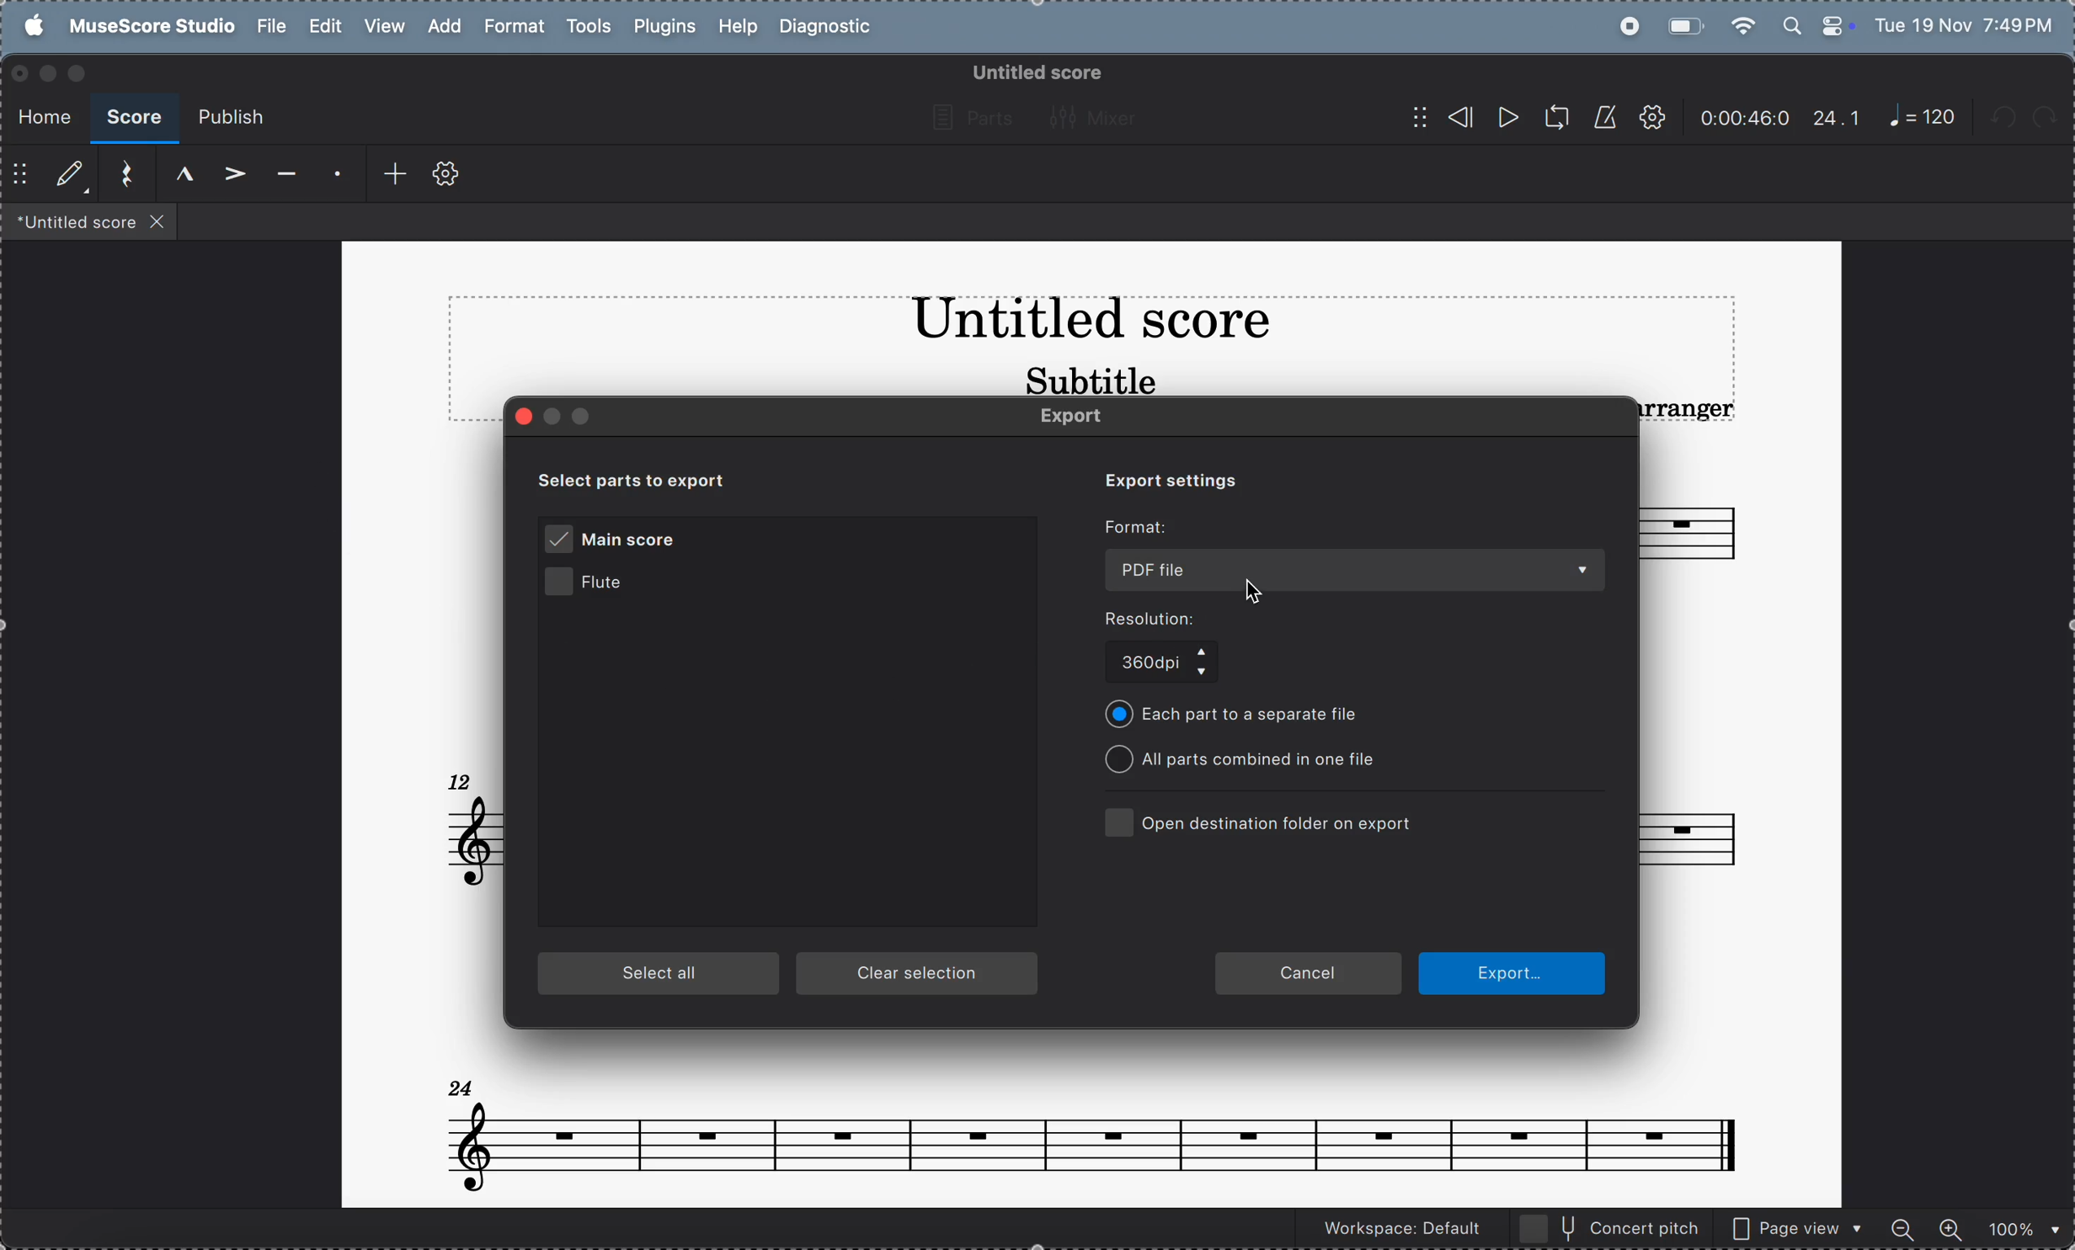 The width and height of the screenshot is (2075, 1250). What do you see at coordinates (1624, 26) in the screenshot?
I see `record` at bounding box center [1624, 26].